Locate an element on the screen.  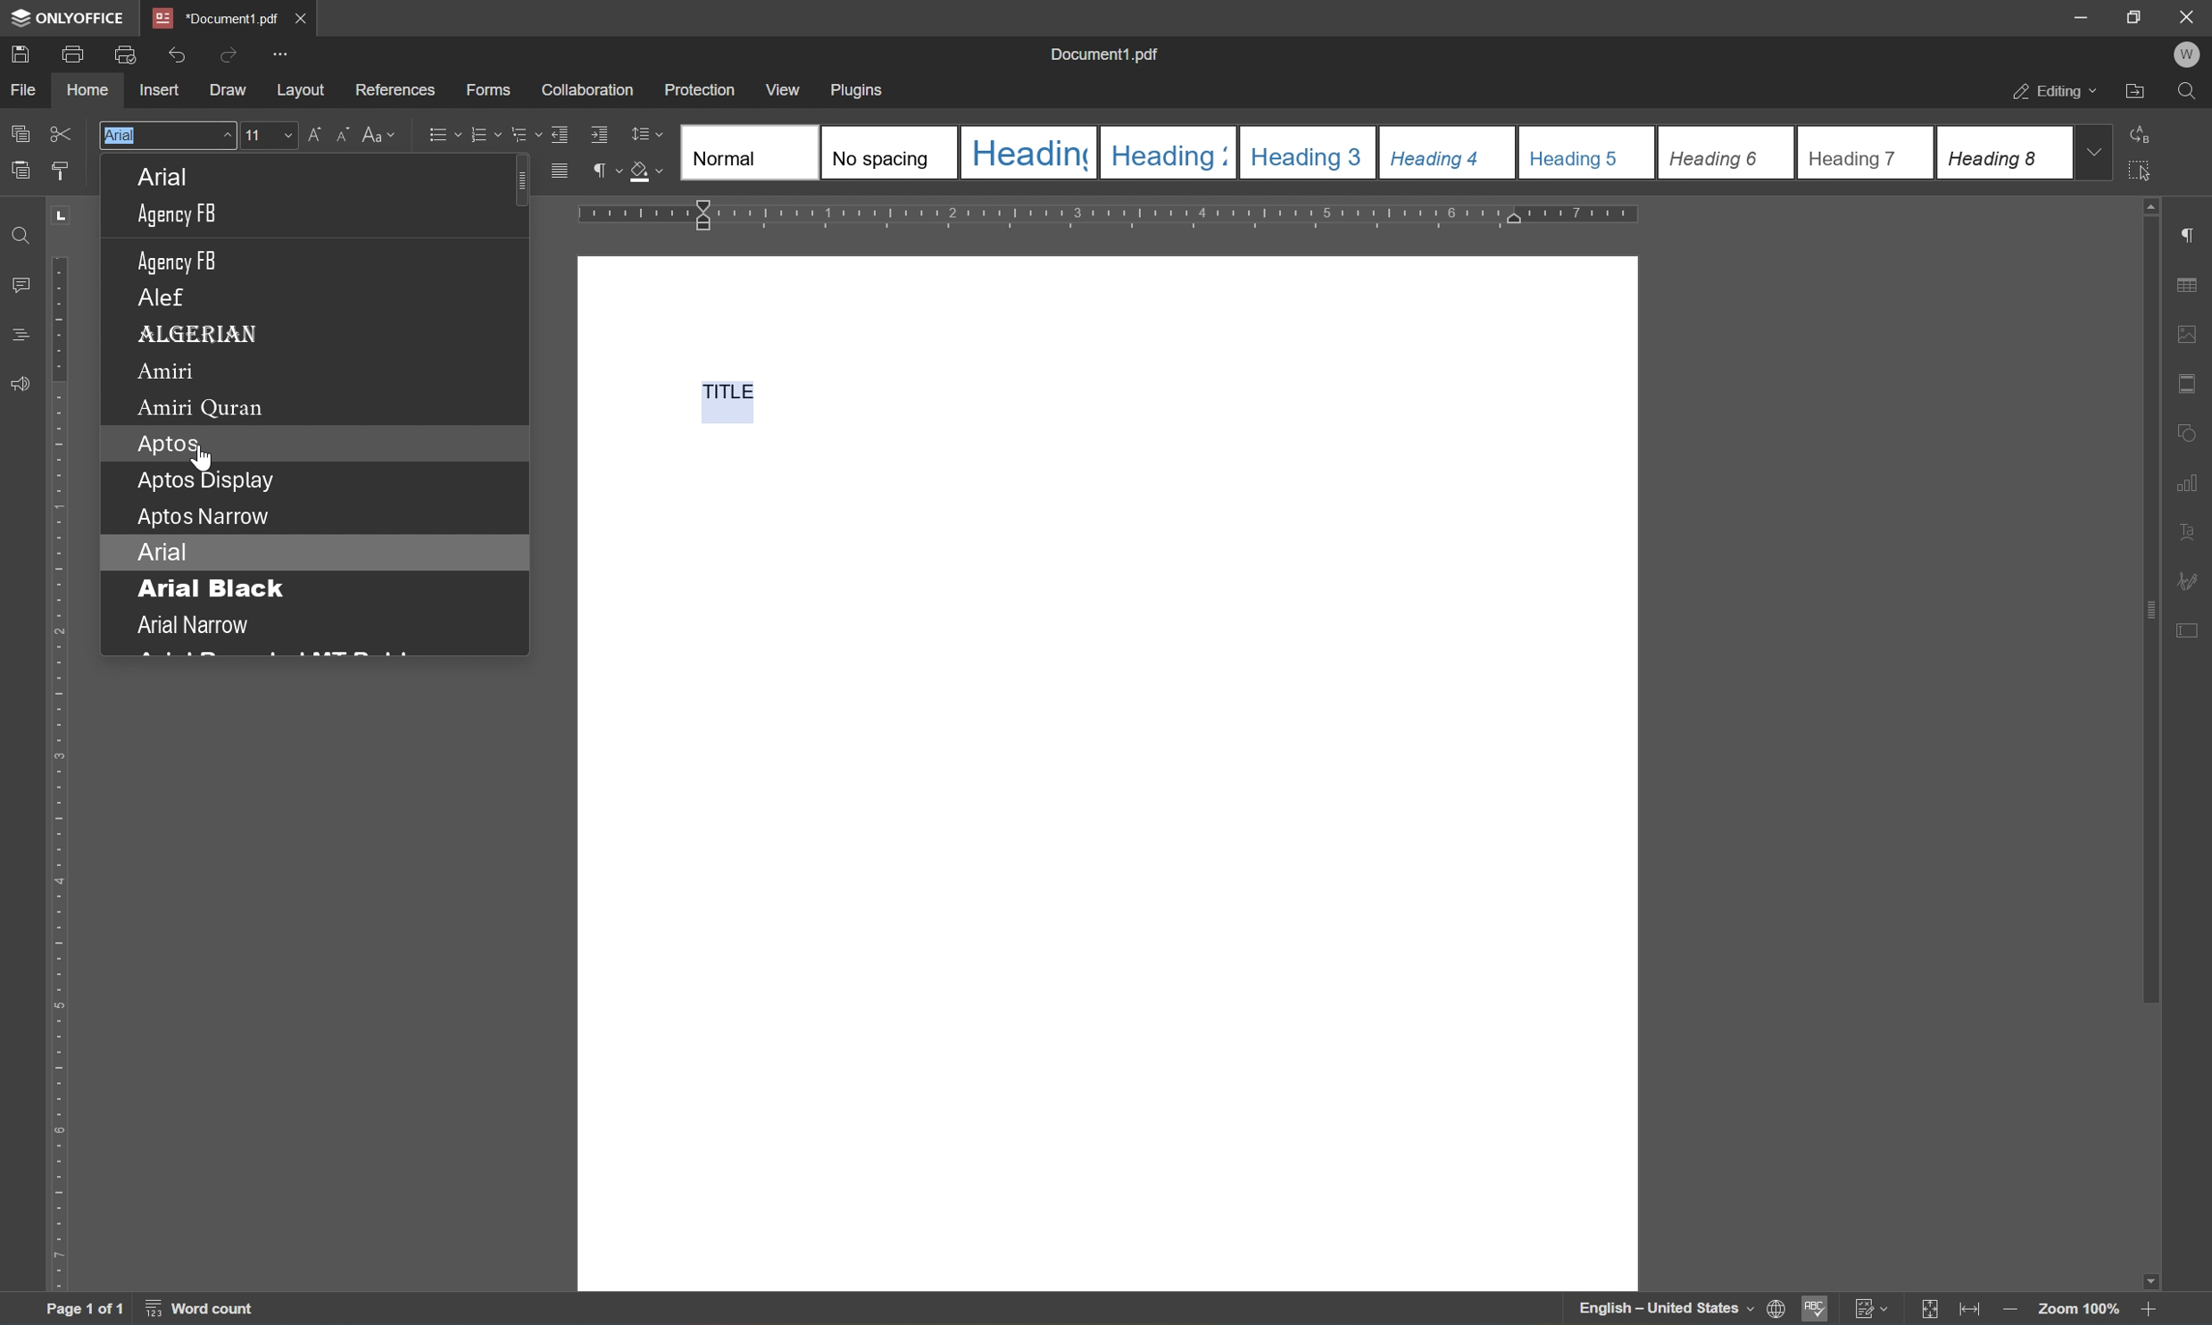
zoom out is located at coordinates (2009, 1310).